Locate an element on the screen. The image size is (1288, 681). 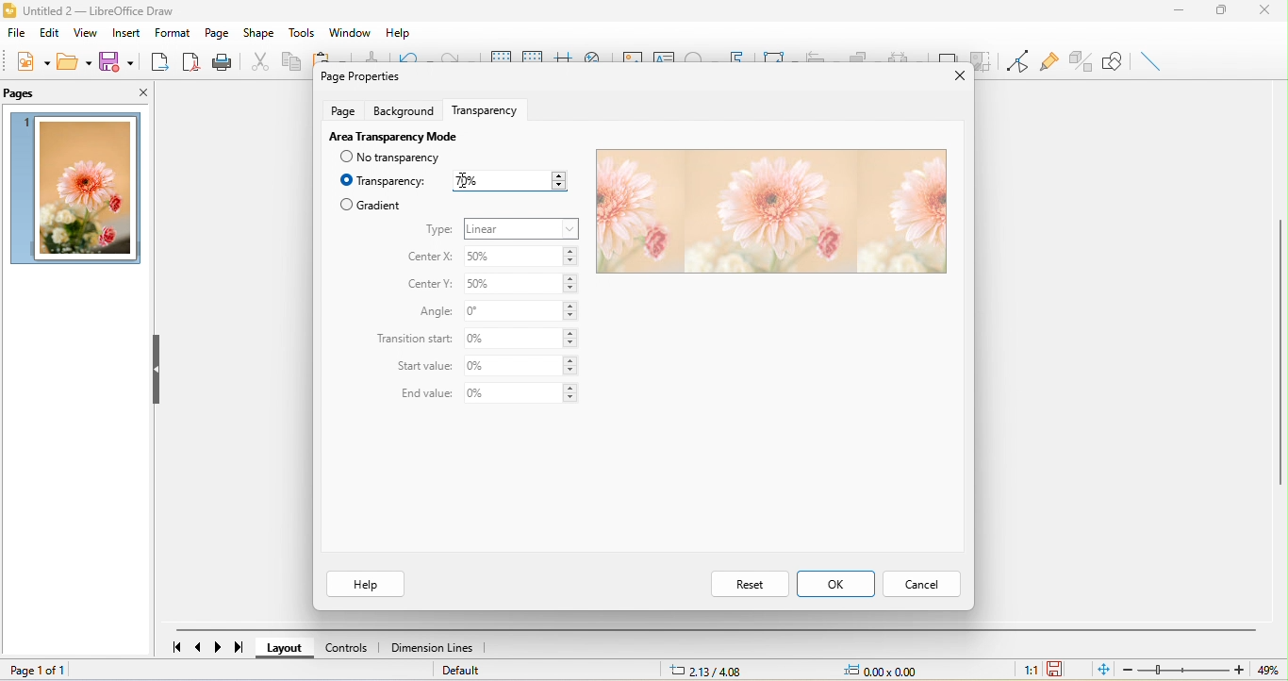
page is located at coordinates (219, 32).